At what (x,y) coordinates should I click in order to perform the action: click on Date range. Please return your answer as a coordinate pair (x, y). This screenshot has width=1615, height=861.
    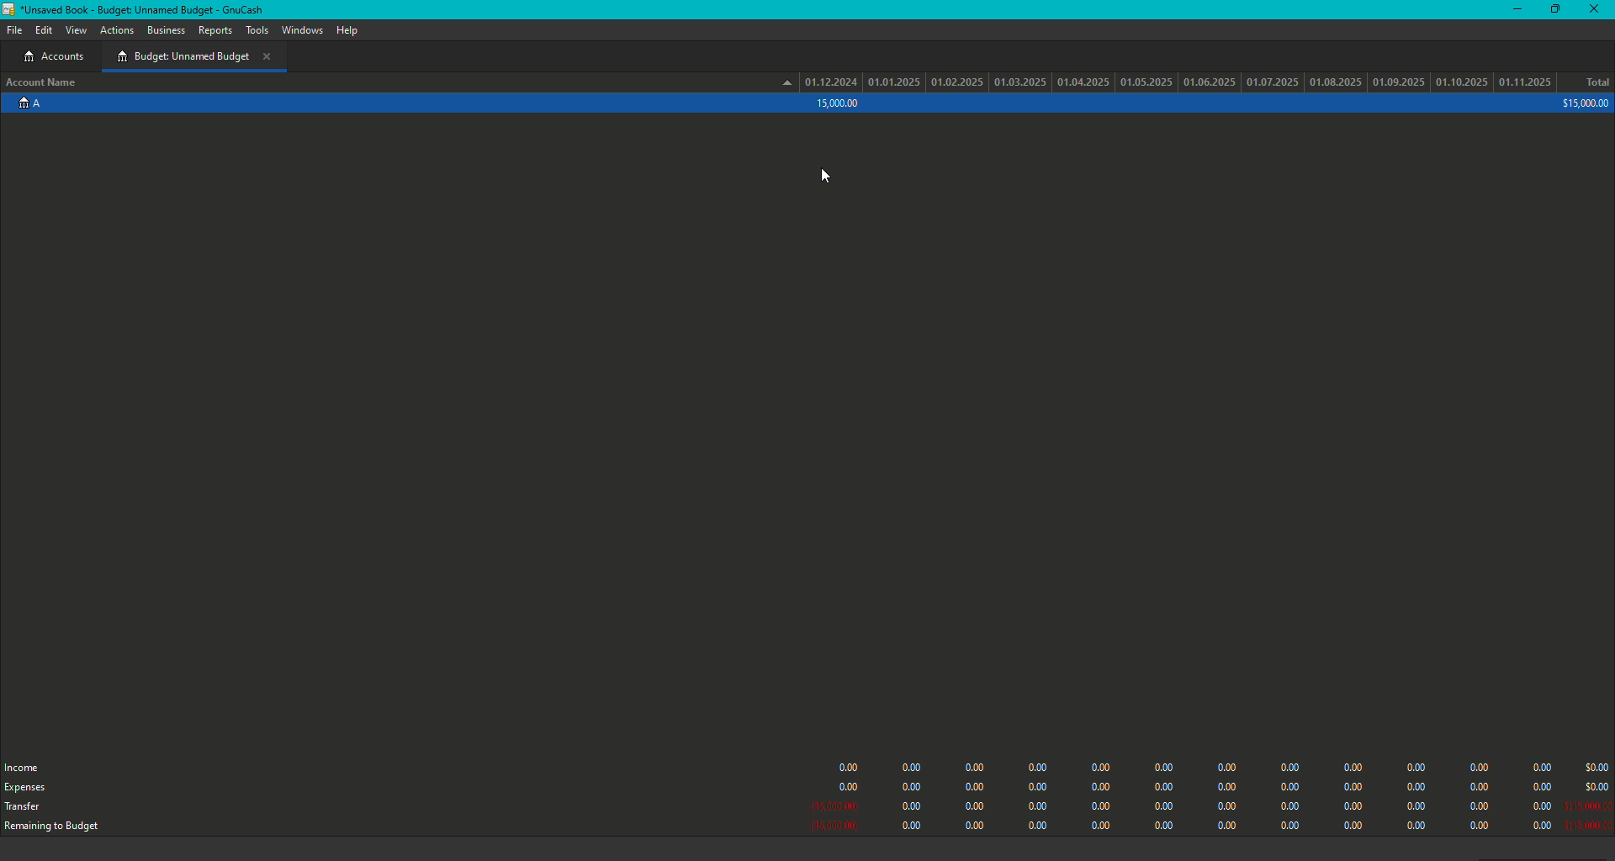
    Looking at the image, I should click on (1178, 81).